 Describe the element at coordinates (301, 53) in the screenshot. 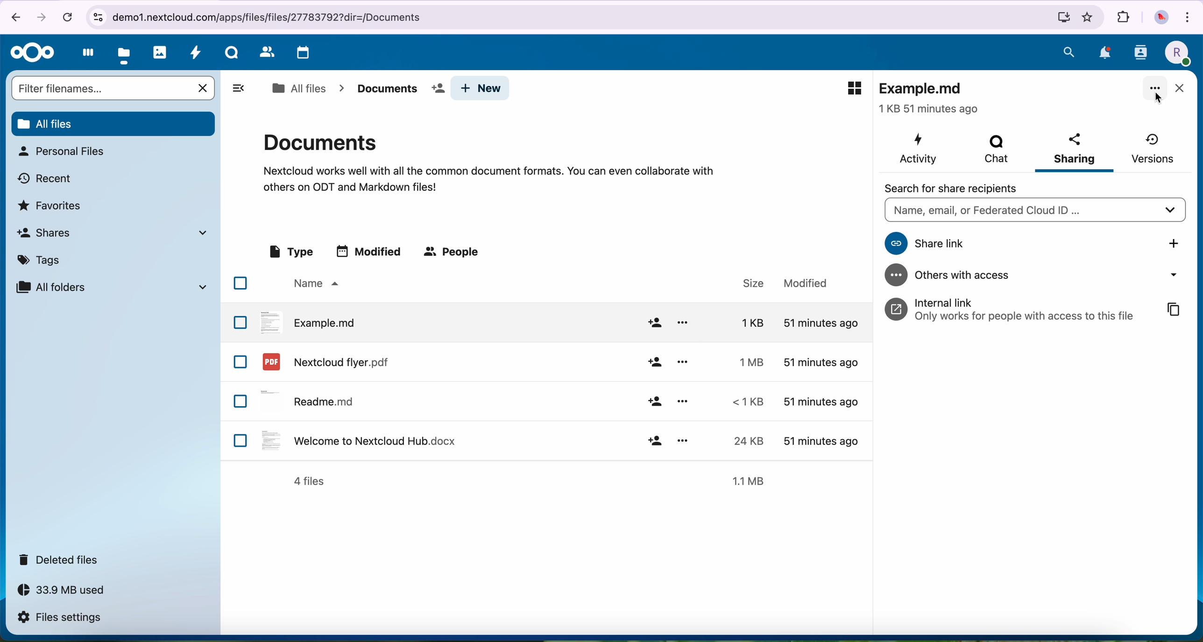

I see `calendar` at that location.